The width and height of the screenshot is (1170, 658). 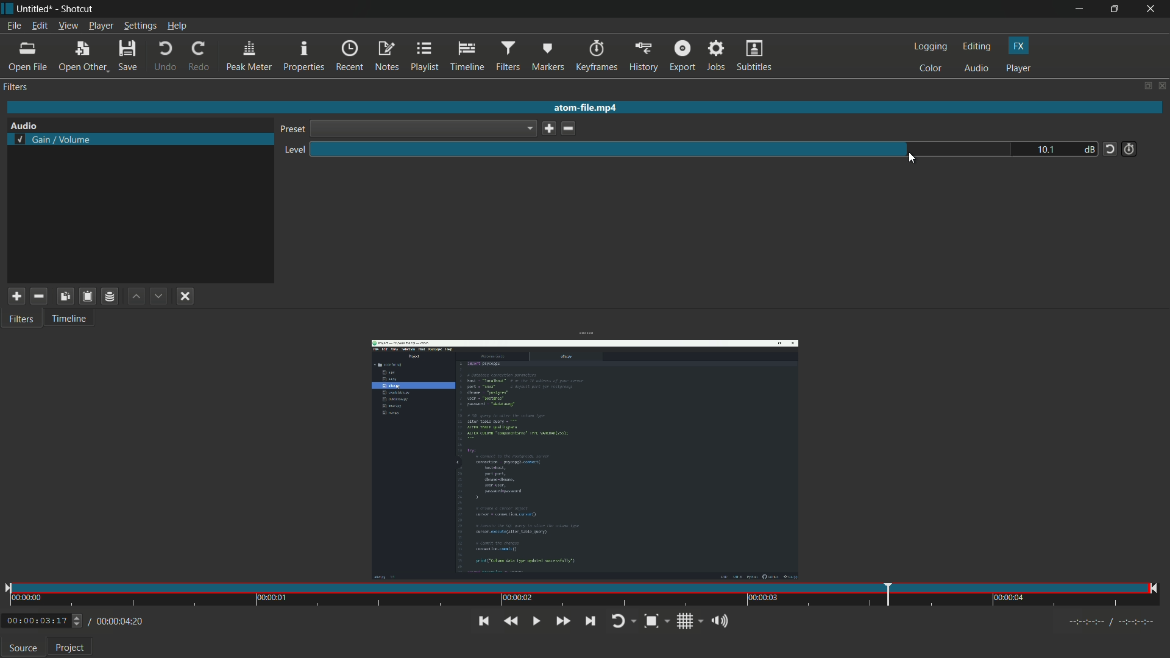 What do you see at coordinates (1088, 149) in the screenshot?
I see `db` at bounding box center [1088, 149].